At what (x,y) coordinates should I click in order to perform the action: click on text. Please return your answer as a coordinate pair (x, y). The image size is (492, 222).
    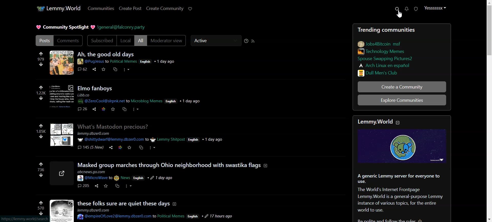
    Looking at the image, I should click on (376, 122).